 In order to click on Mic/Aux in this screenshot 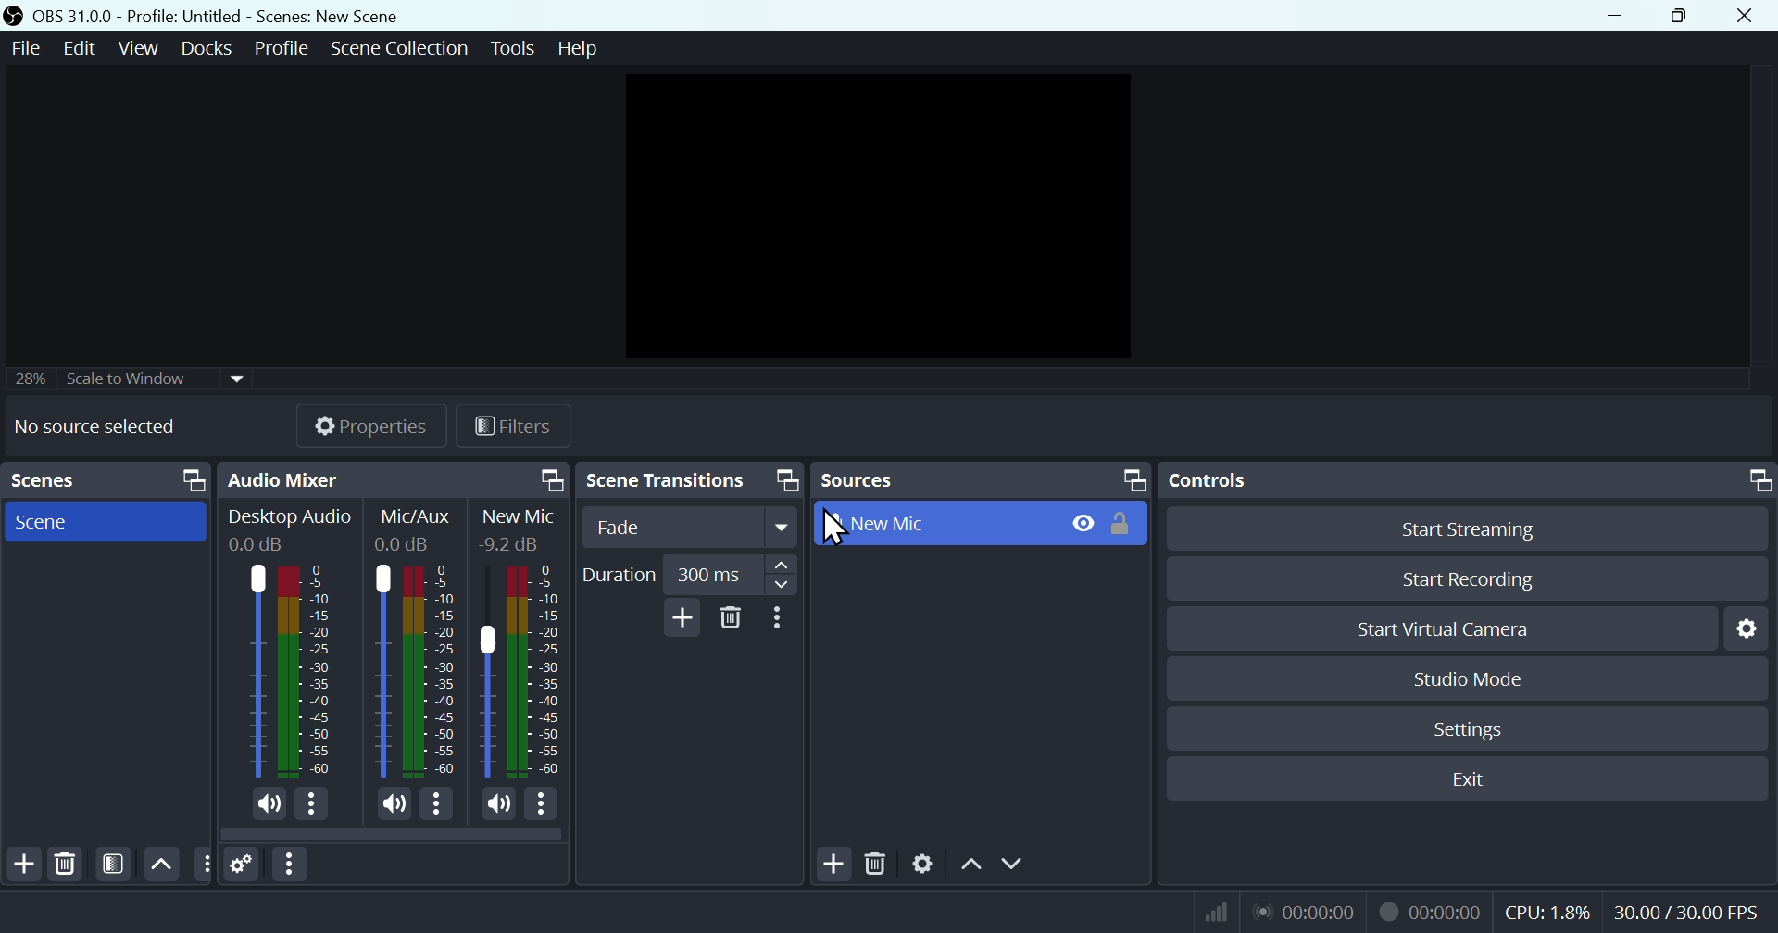, I will do `click(419, 517)`.